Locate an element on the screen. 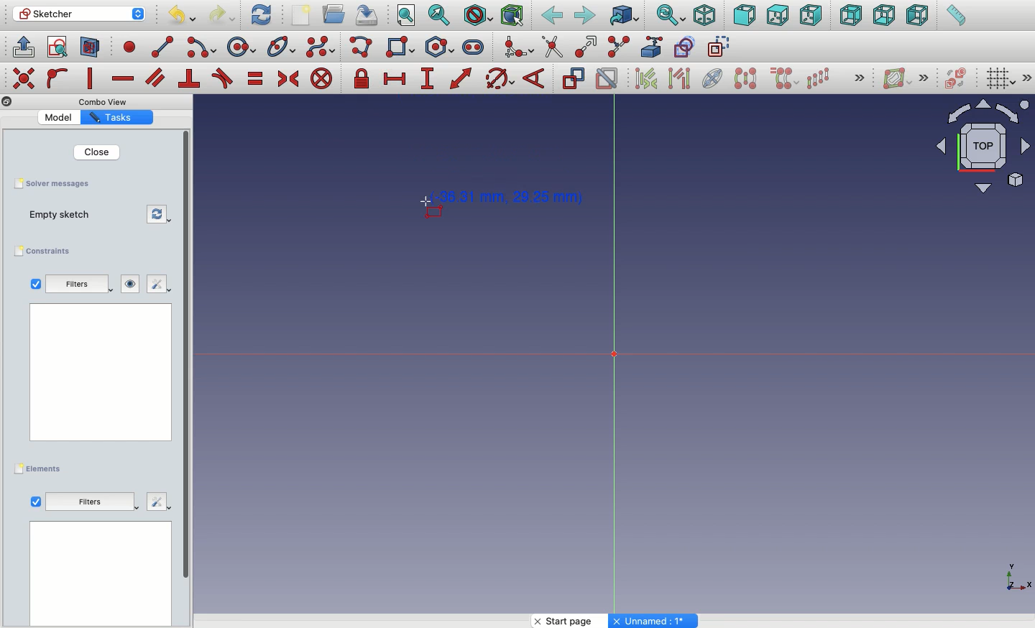 The image size is (1035, 628). line is located at coordinates (163, 47).